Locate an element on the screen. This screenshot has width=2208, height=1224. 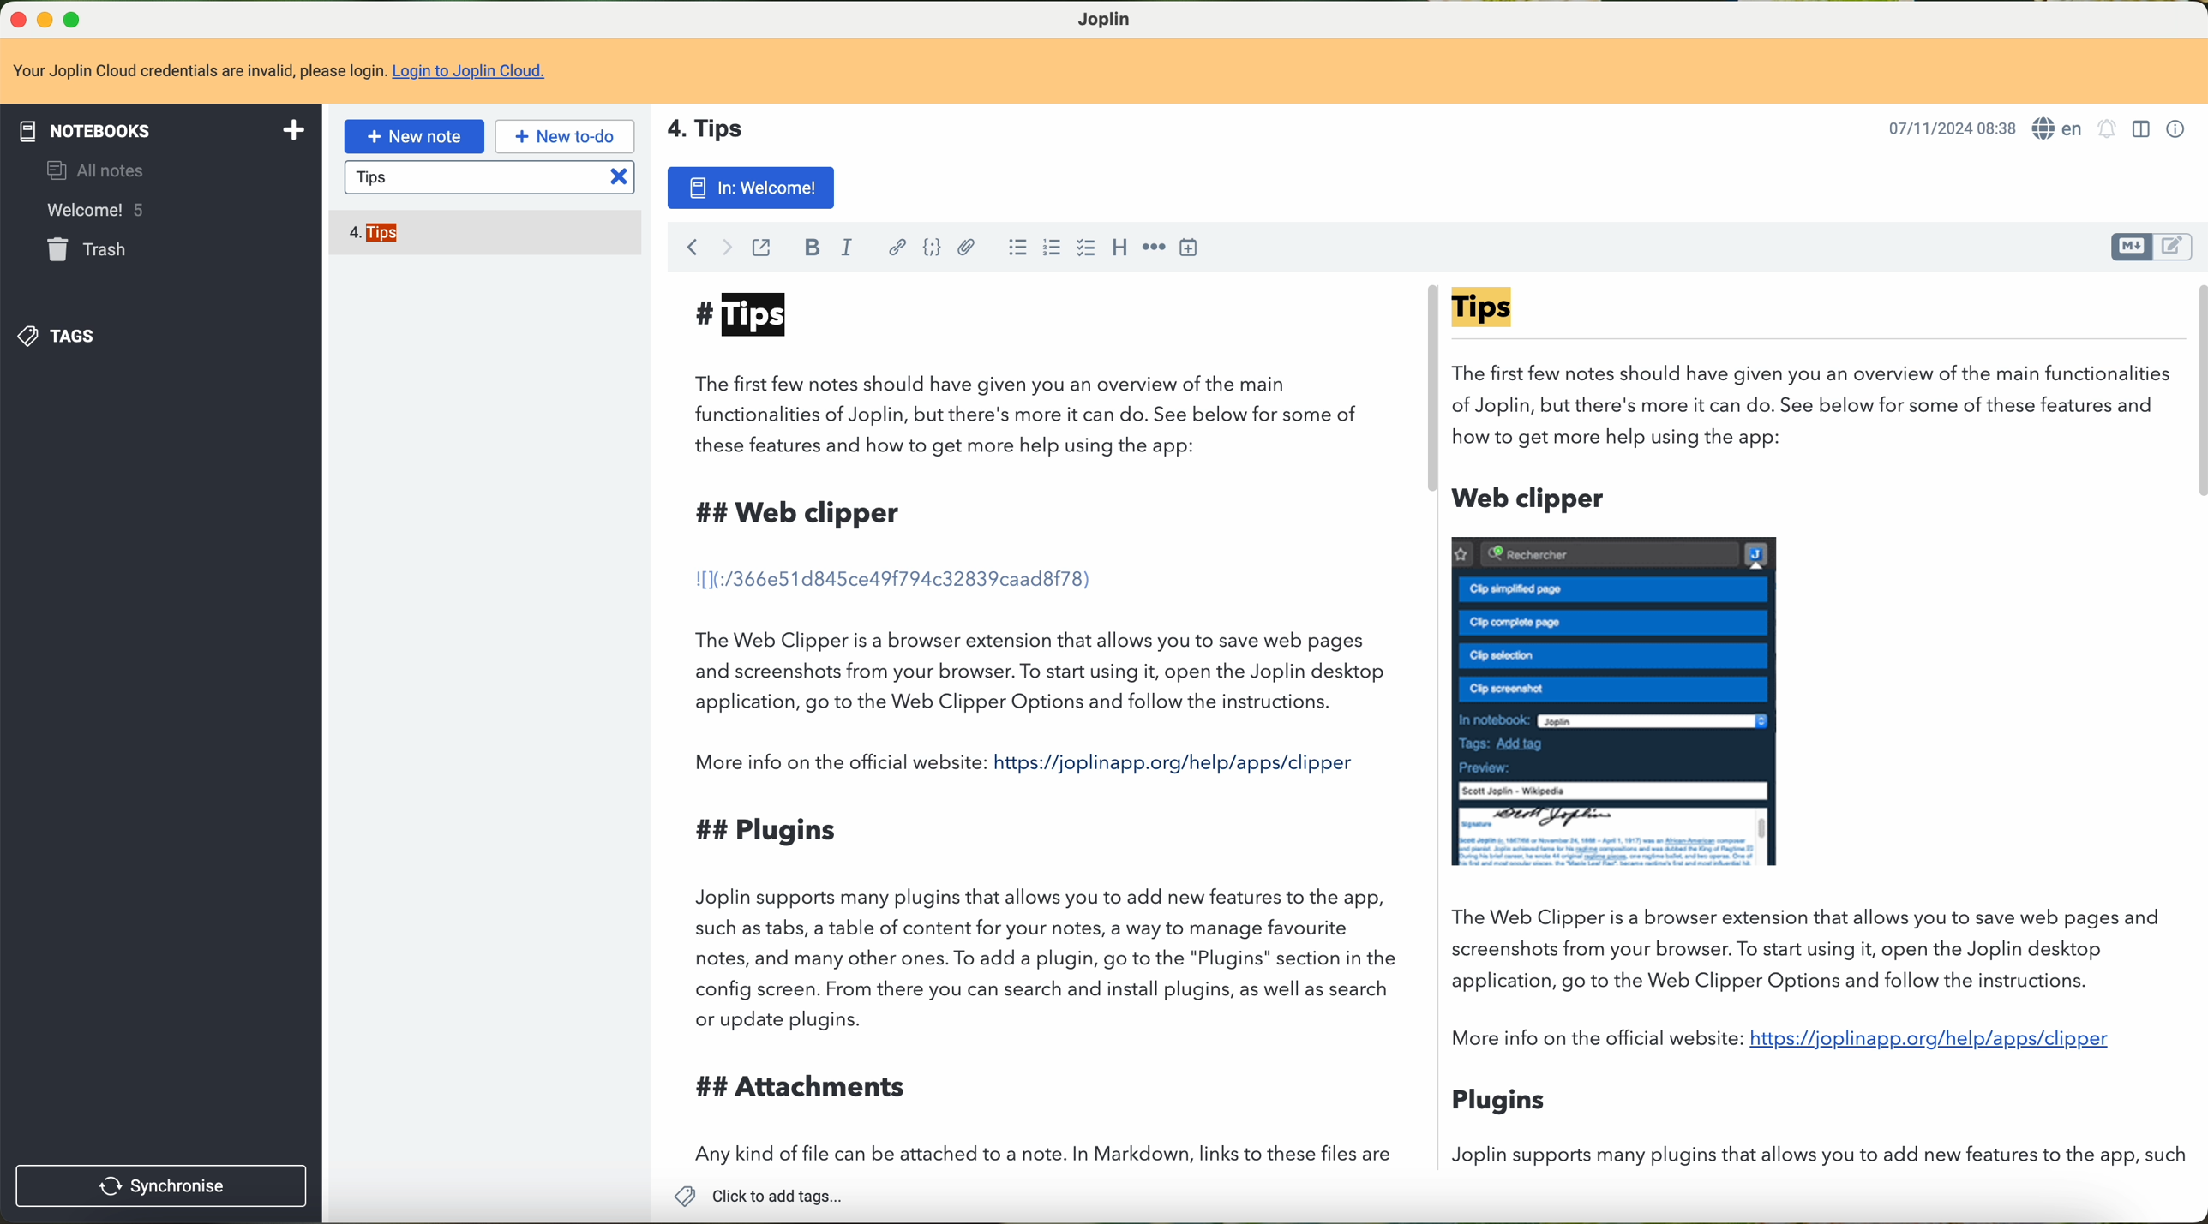
italic is located at coordinates (846, 251).